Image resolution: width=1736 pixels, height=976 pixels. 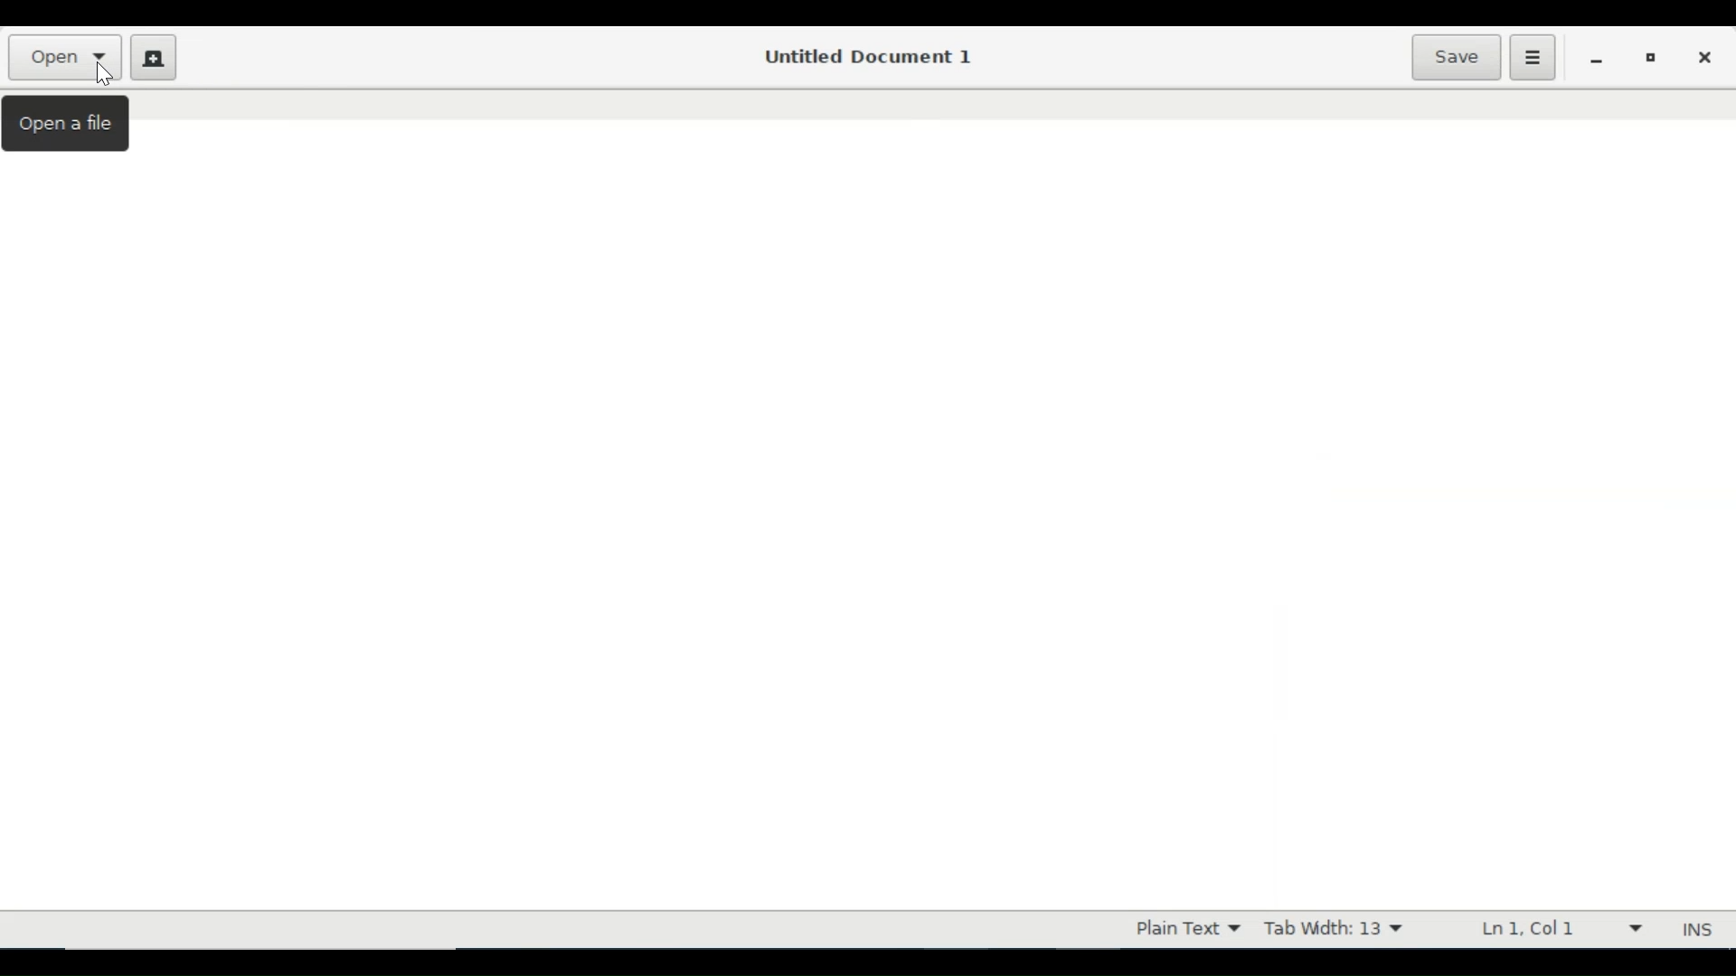 I want to click on Untitled Document , so click(x=864, y=56).